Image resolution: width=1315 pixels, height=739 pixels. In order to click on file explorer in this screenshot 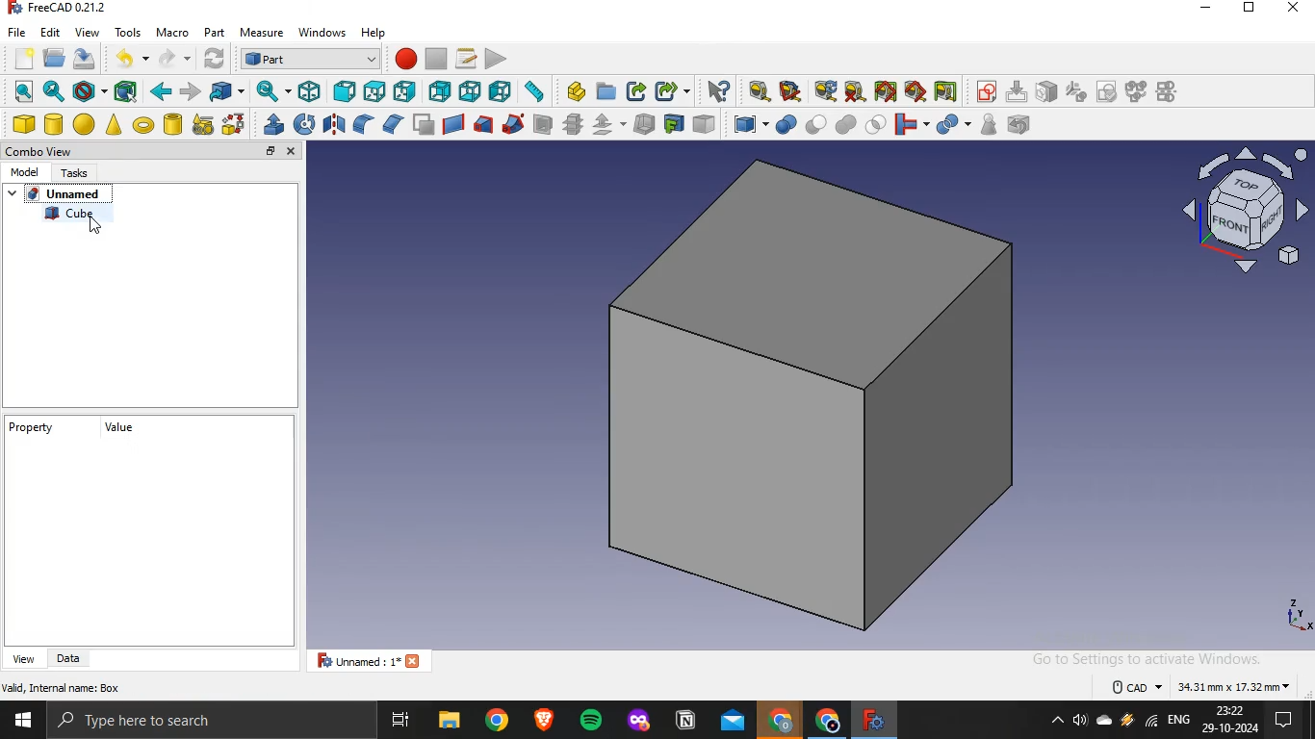, I will do `click(449, 721)`.